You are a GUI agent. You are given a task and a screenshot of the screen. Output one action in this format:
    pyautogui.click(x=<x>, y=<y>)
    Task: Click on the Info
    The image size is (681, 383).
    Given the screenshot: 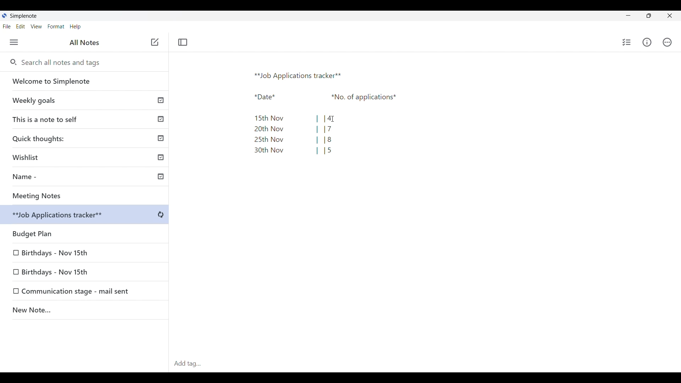 What is the action you would take?
    pyautogui.click(x=647, y=42)
    